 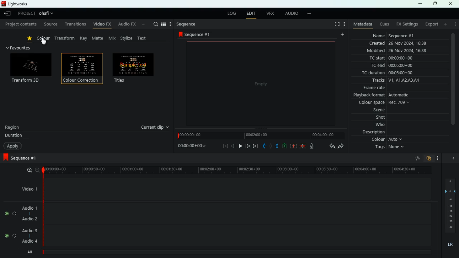 I want to click on image, so click(x=260, y=83).